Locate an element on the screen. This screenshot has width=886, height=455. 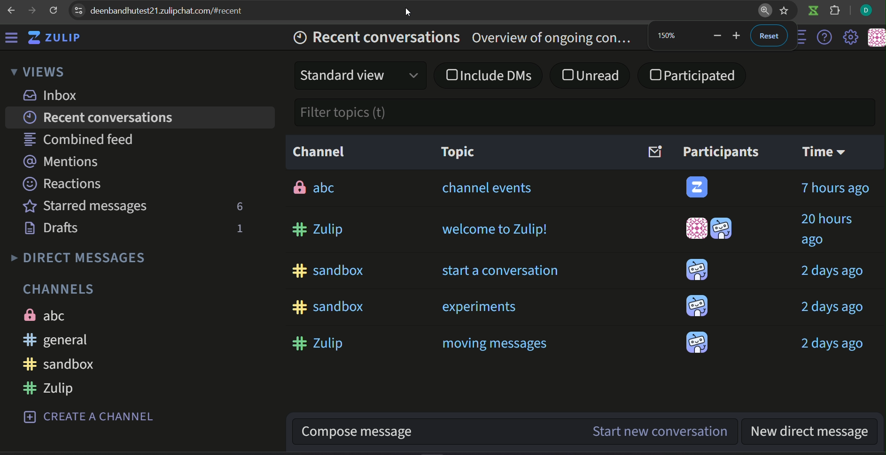
#zulip is located at coordinates (58, 388).